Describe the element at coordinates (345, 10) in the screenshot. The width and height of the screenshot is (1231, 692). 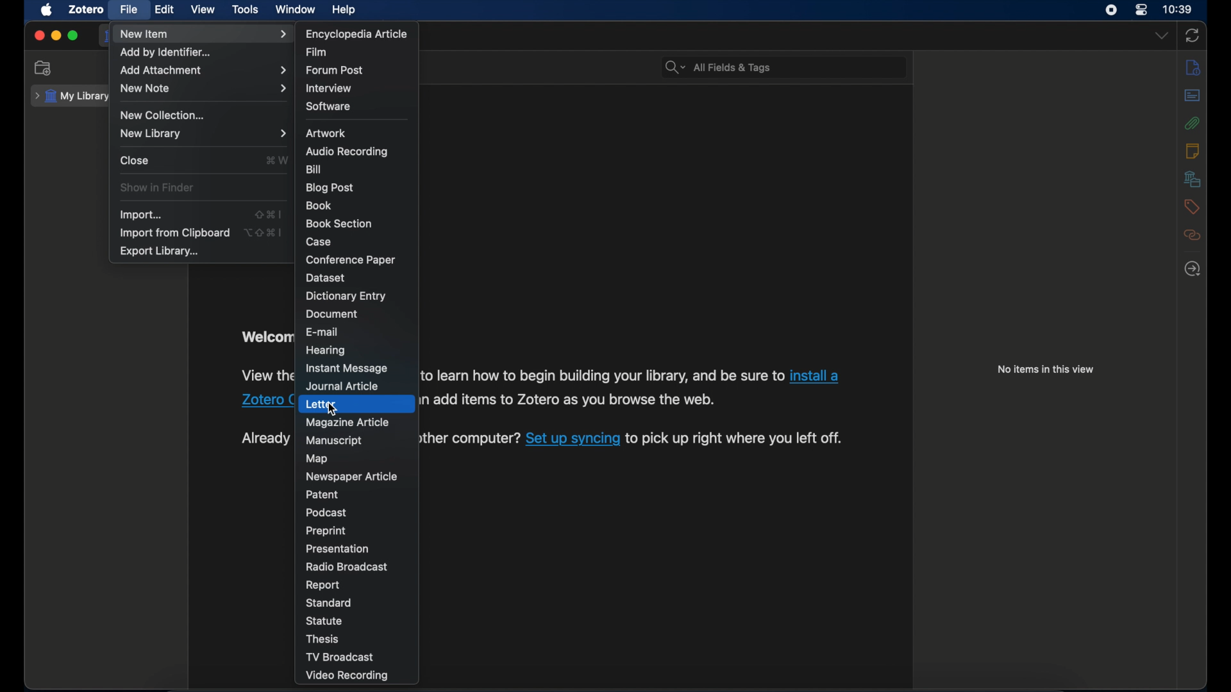
I see `help` at that location.